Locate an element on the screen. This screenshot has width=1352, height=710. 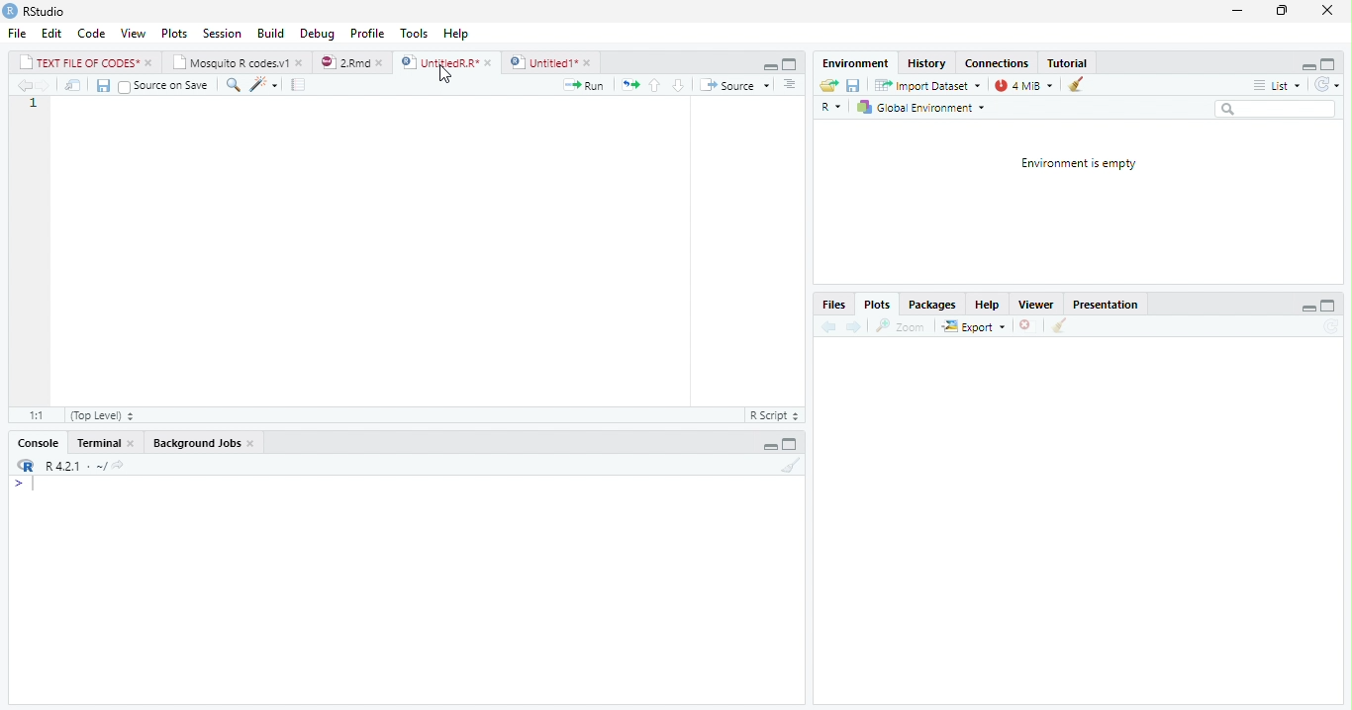
connections is located at coordinates (999, 63).